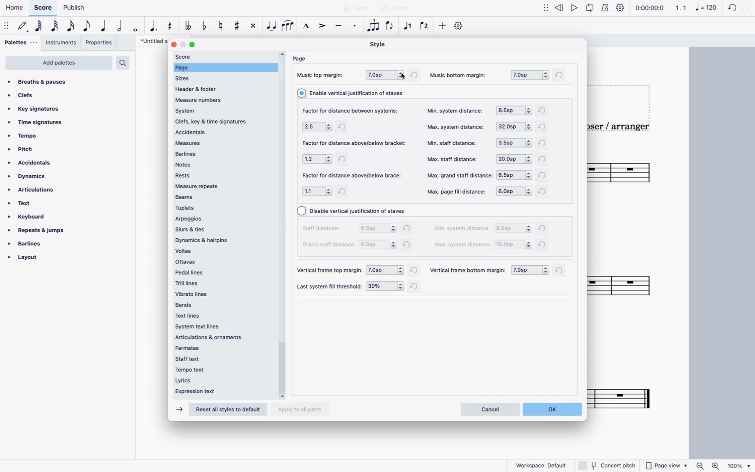 This screenshot has width=755, height=472. What do you see at coordinates (417, 287) in the screenshot?
I see `refresh` at bounding box center [417, 287].